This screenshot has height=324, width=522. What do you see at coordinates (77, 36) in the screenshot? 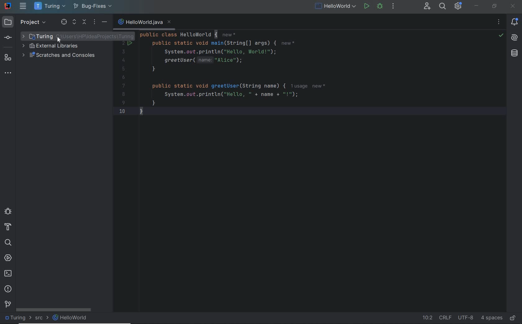
I see `Project folder` at bounding box center [77, 36].